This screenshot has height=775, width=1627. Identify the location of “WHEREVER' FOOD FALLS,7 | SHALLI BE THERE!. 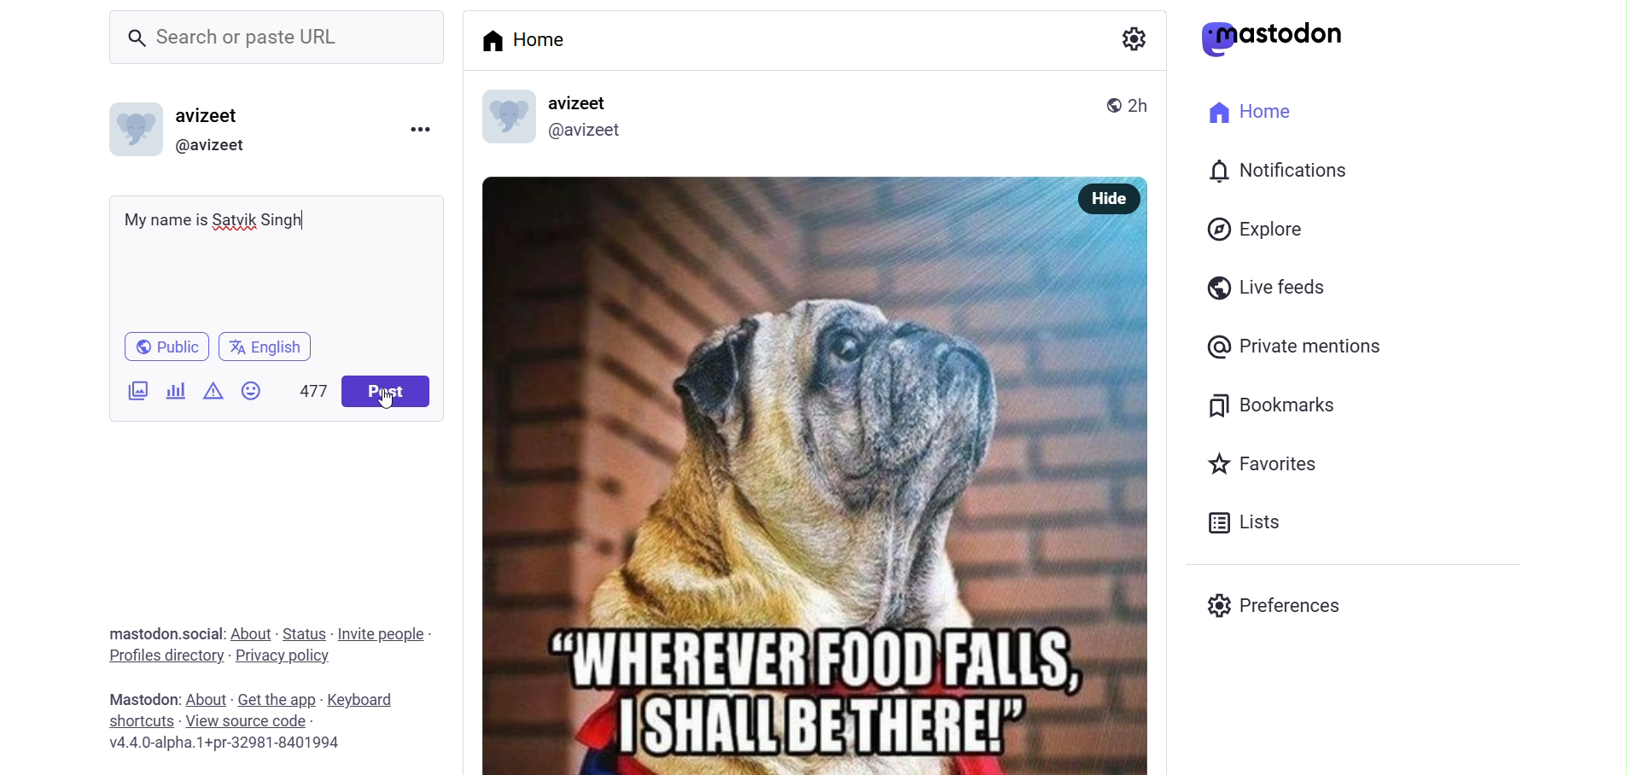
(802, 495).